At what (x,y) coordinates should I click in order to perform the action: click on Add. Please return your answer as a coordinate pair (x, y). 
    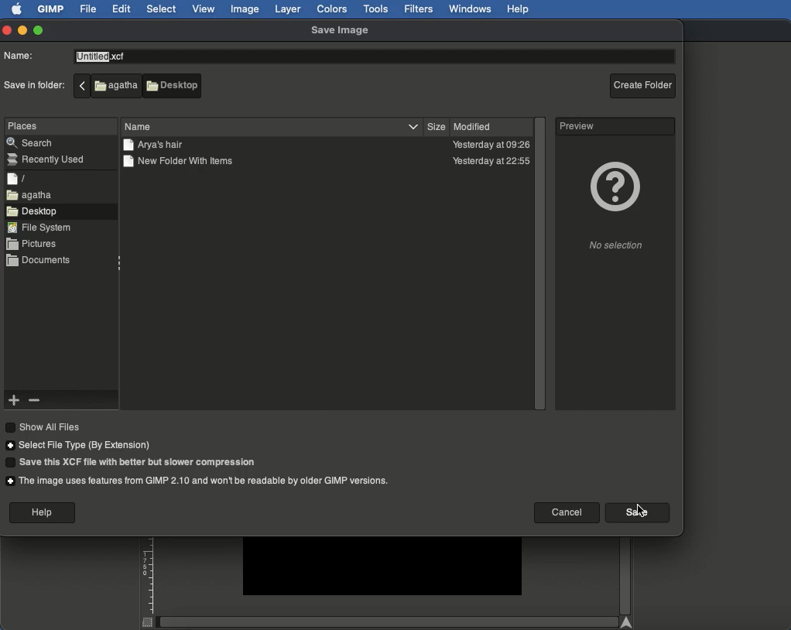
    Looking at the image, I should click on (15, 402).